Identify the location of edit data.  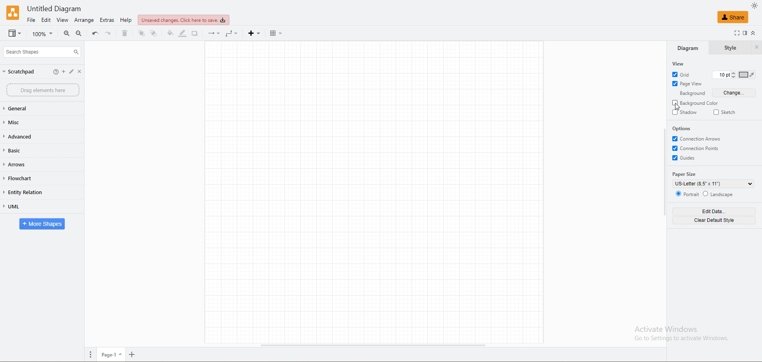
(714, 211).